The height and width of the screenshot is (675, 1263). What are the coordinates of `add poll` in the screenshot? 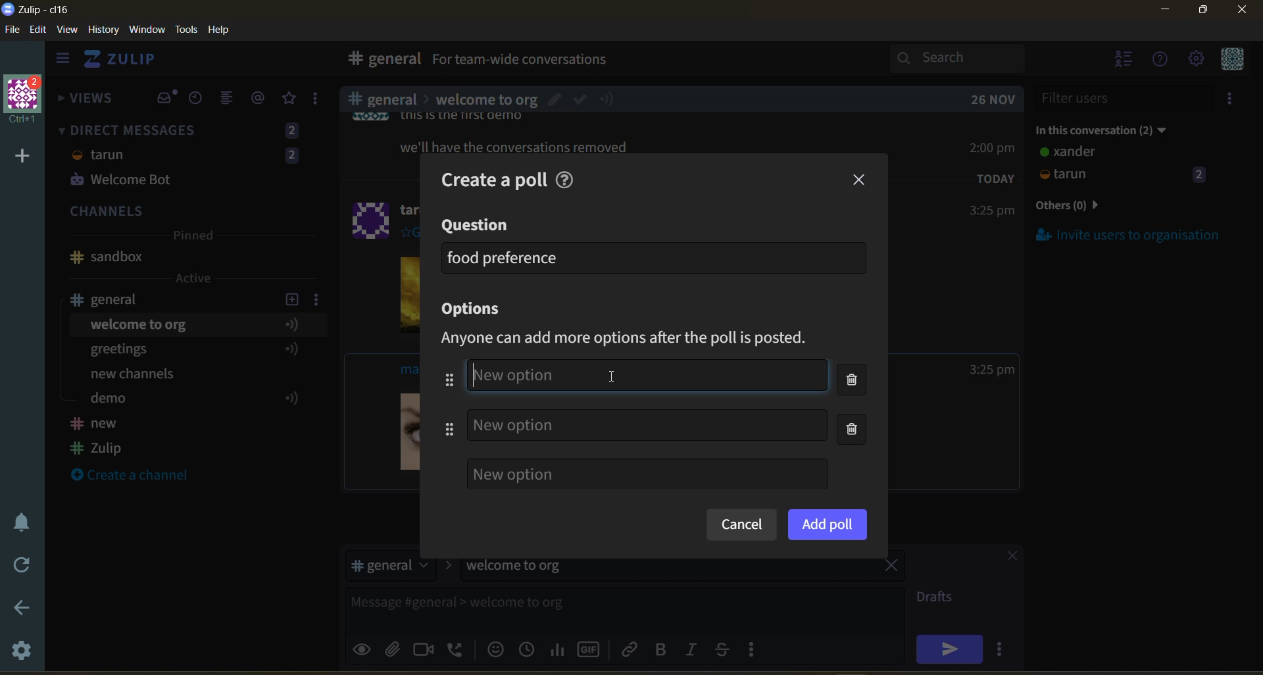 It's located at (828, 524).